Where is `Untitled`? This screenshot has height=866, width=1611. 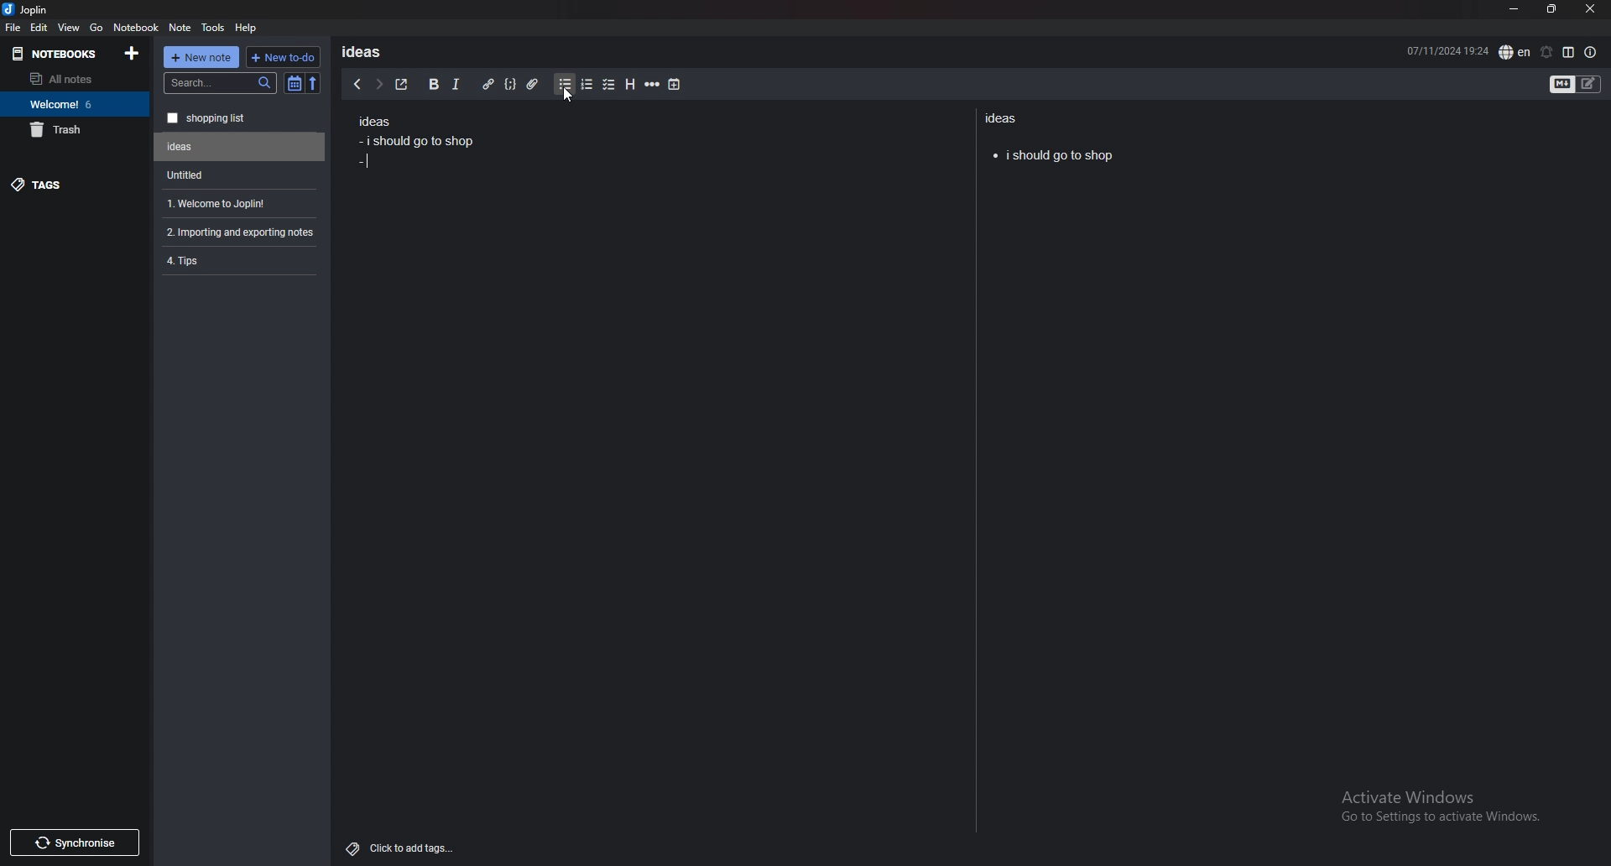 Untitled is located at coordinates (240, 147).